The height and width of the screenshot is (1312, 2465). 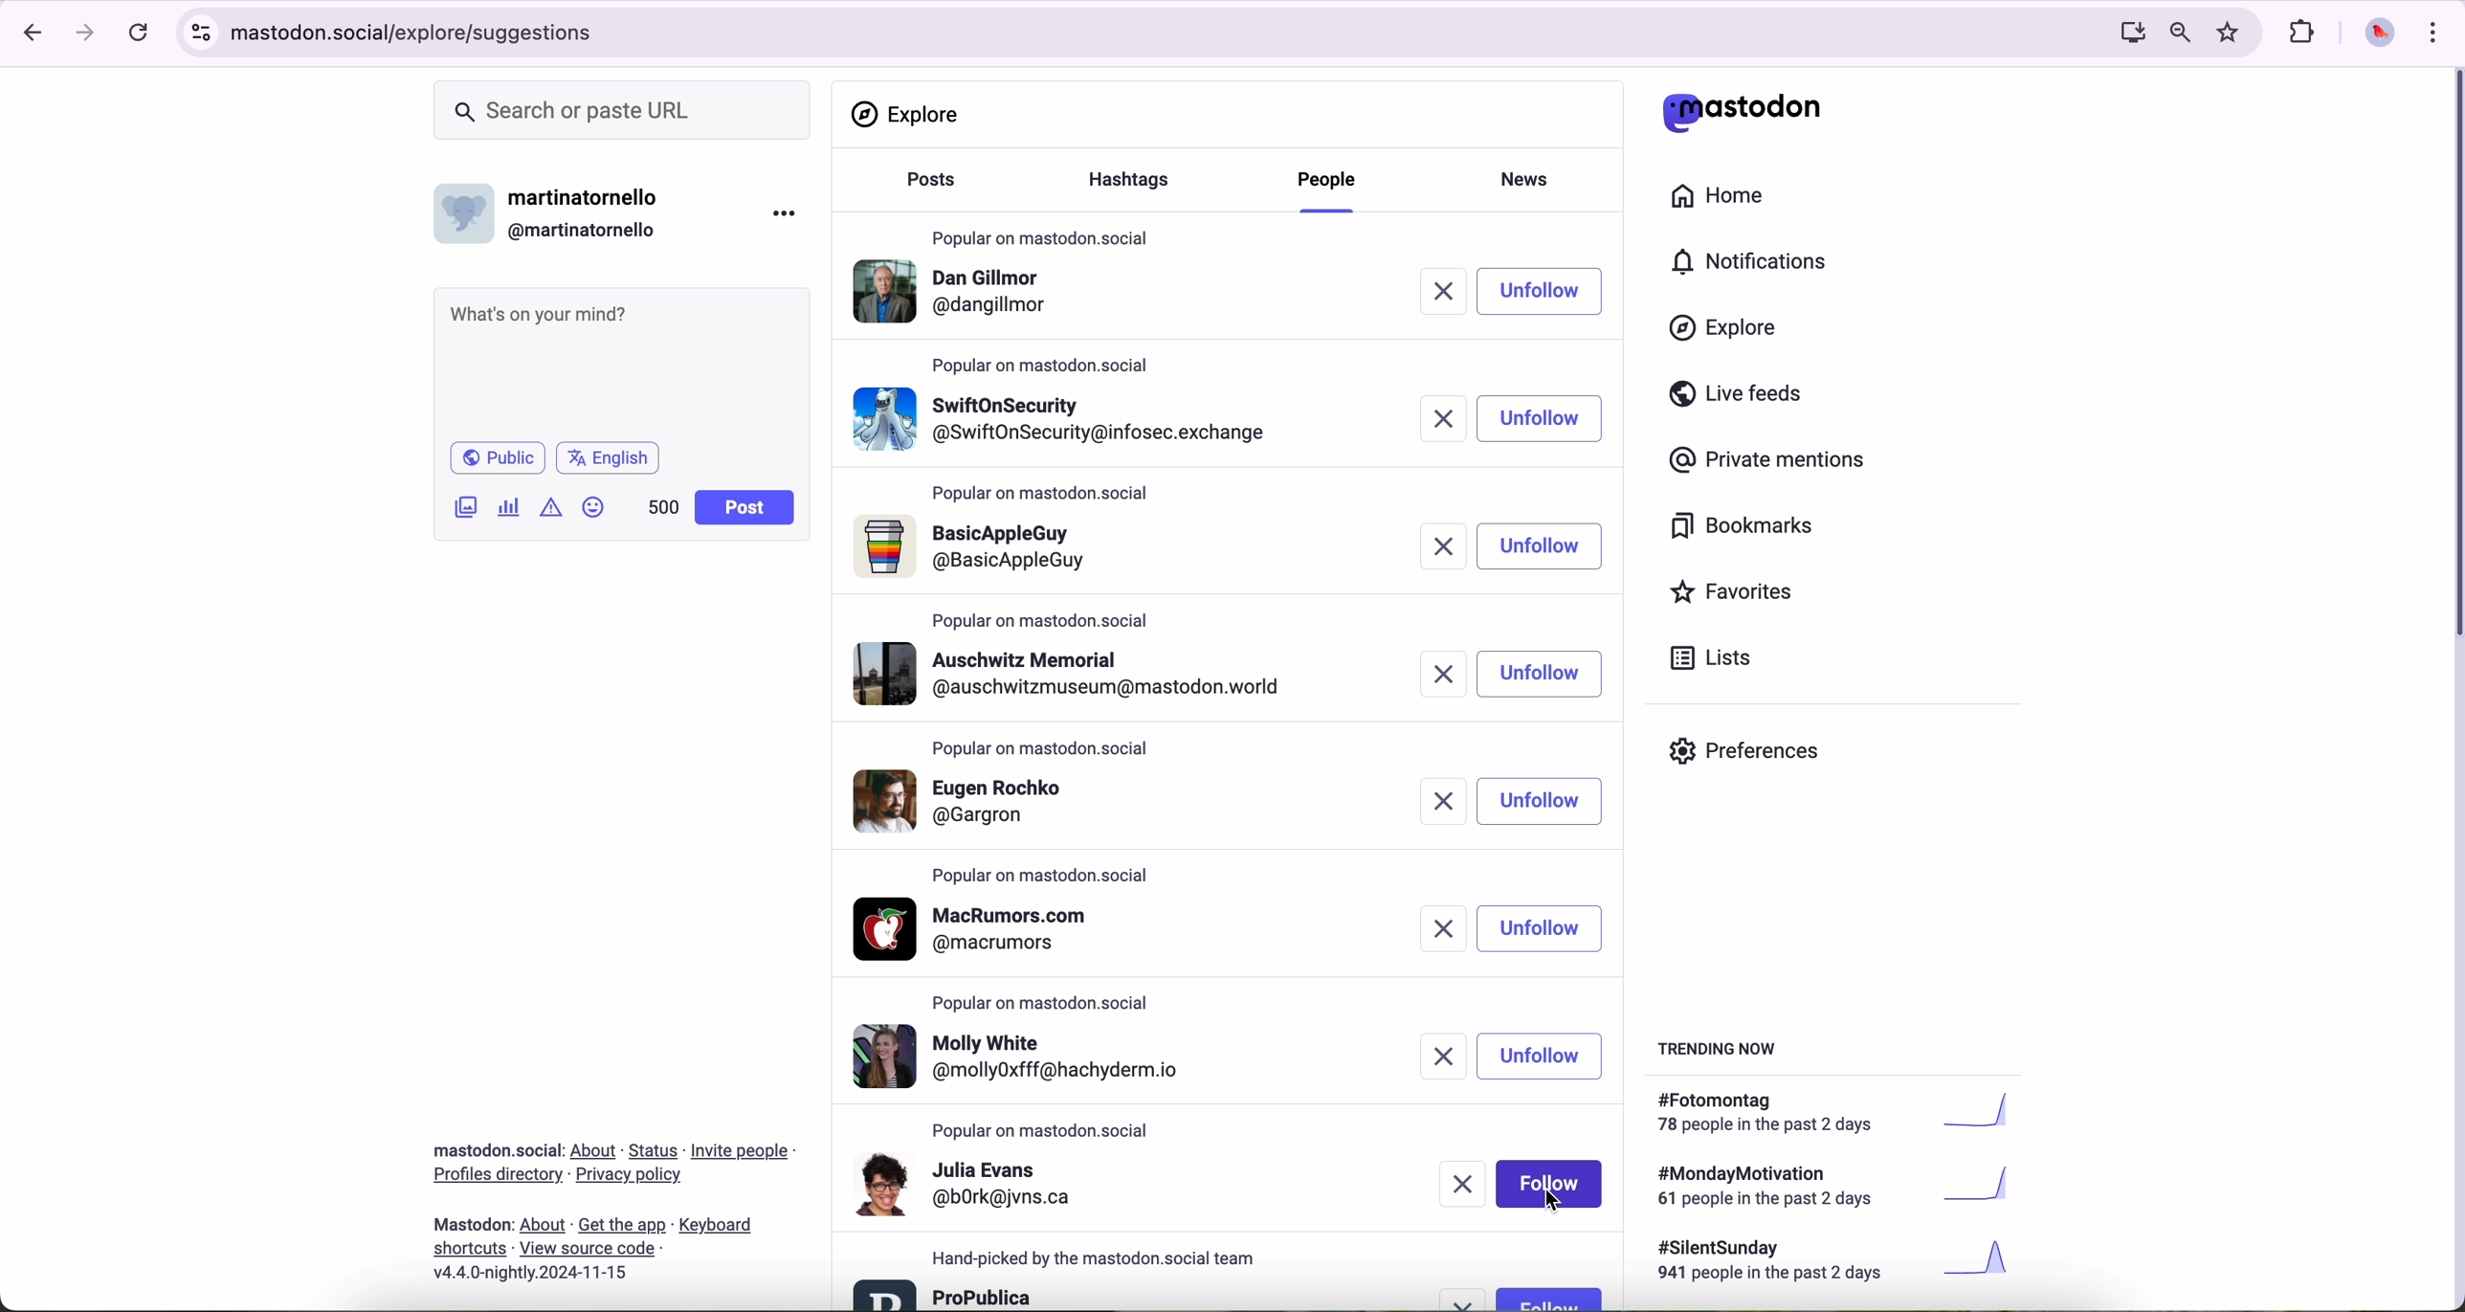 I want to click on #fotomontag, so click(x=1847, y=1113).